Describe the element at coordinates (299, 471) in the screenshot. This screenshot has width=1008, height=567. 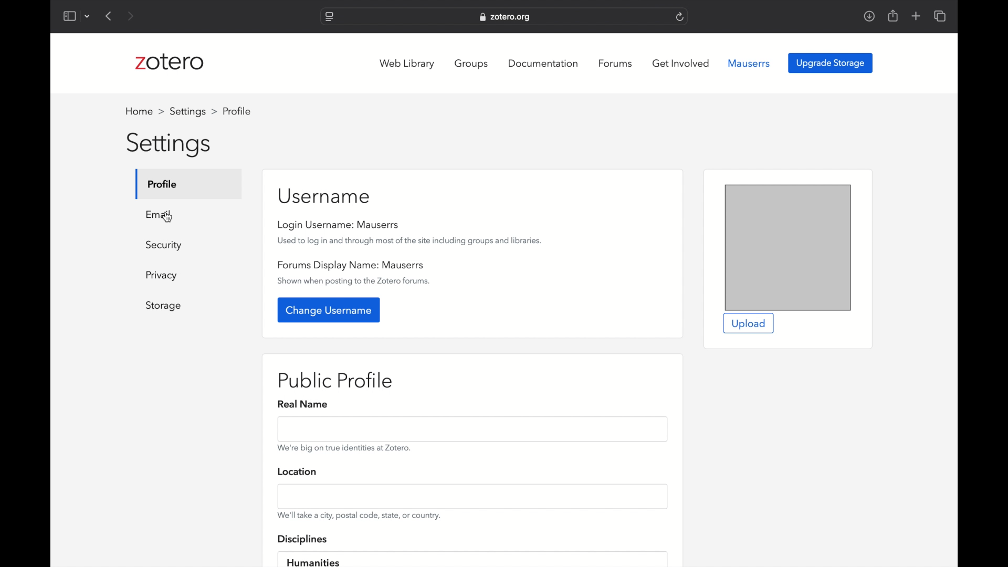
I see `location` at that location.